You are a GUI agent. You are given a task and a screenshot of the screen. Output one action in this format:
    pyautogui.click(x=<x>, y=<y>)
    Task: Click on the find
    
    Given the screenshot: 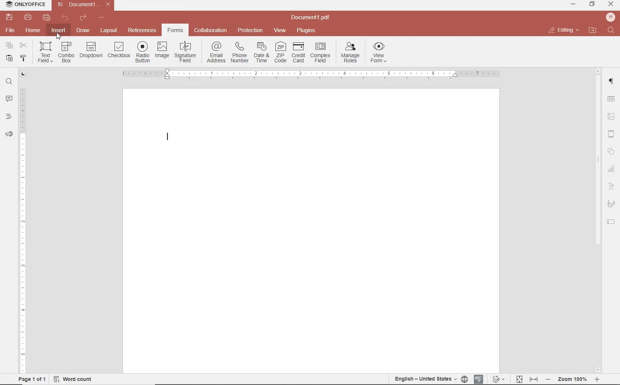 What is the action you would take?
    pyautogui.click(x=612, y=31)
    